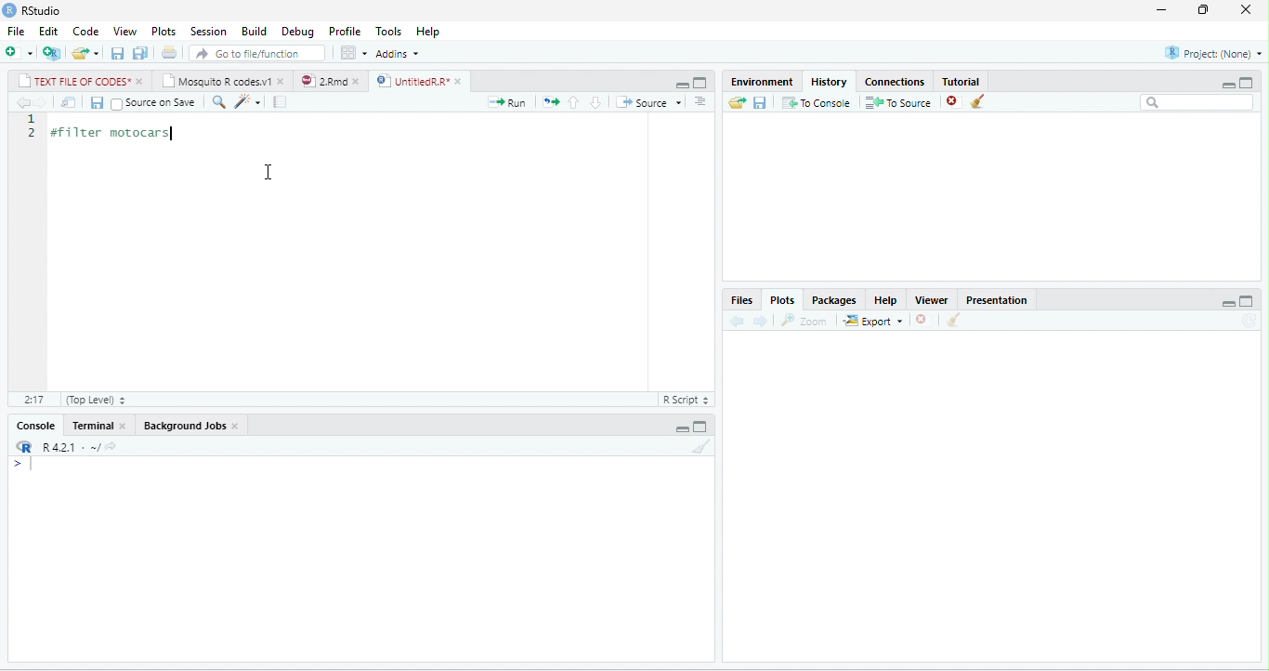  Describe the element at coordinates (280, 101) in the screenshot. I see `compile report` at that location.